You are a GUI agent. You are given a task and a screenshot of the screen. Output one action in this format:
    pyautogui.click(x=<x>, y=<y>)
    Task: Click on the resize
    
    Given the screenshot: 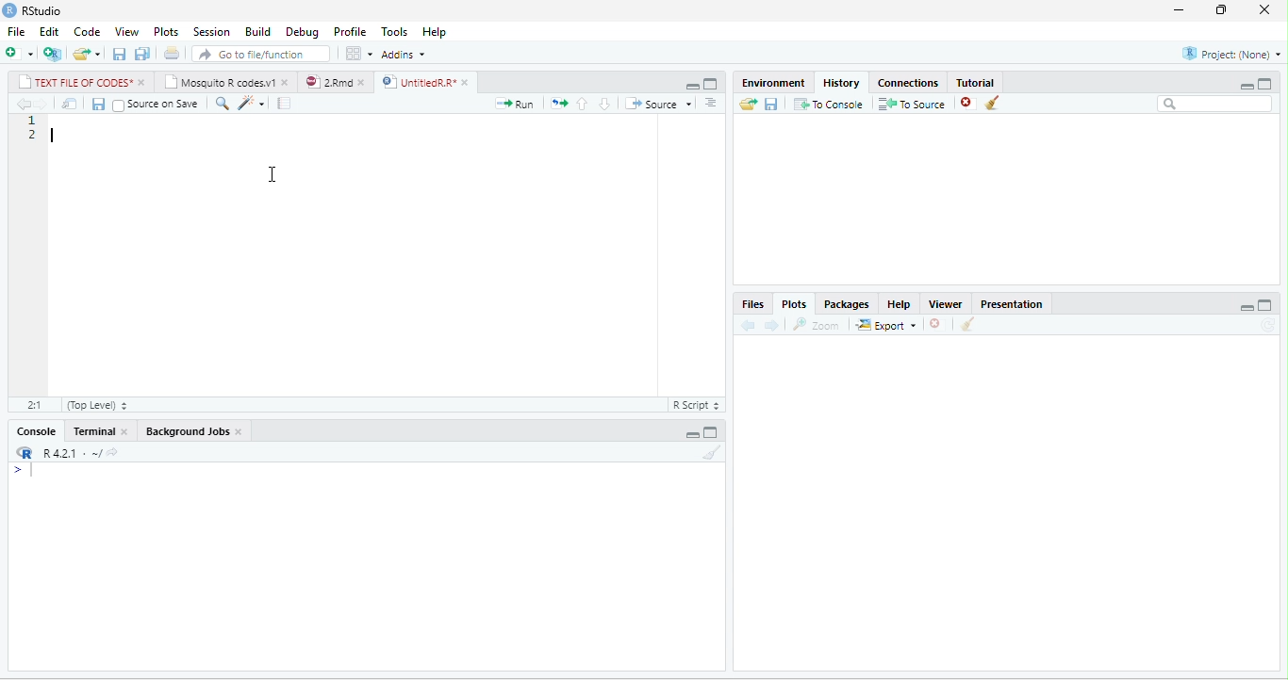 What is the action you would take?
    pyautogui.click(x=1218, y=10)
    